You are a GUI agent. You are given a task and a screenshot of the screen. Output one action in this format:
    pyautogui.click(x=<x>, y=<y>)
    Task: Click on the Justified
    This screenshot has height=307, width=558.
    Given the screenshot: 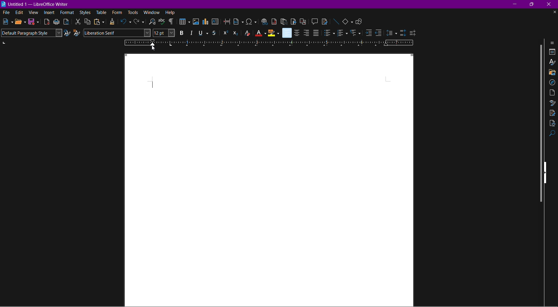 What is the action you would take?
    pyautogui.click(x=316, y=33)
    